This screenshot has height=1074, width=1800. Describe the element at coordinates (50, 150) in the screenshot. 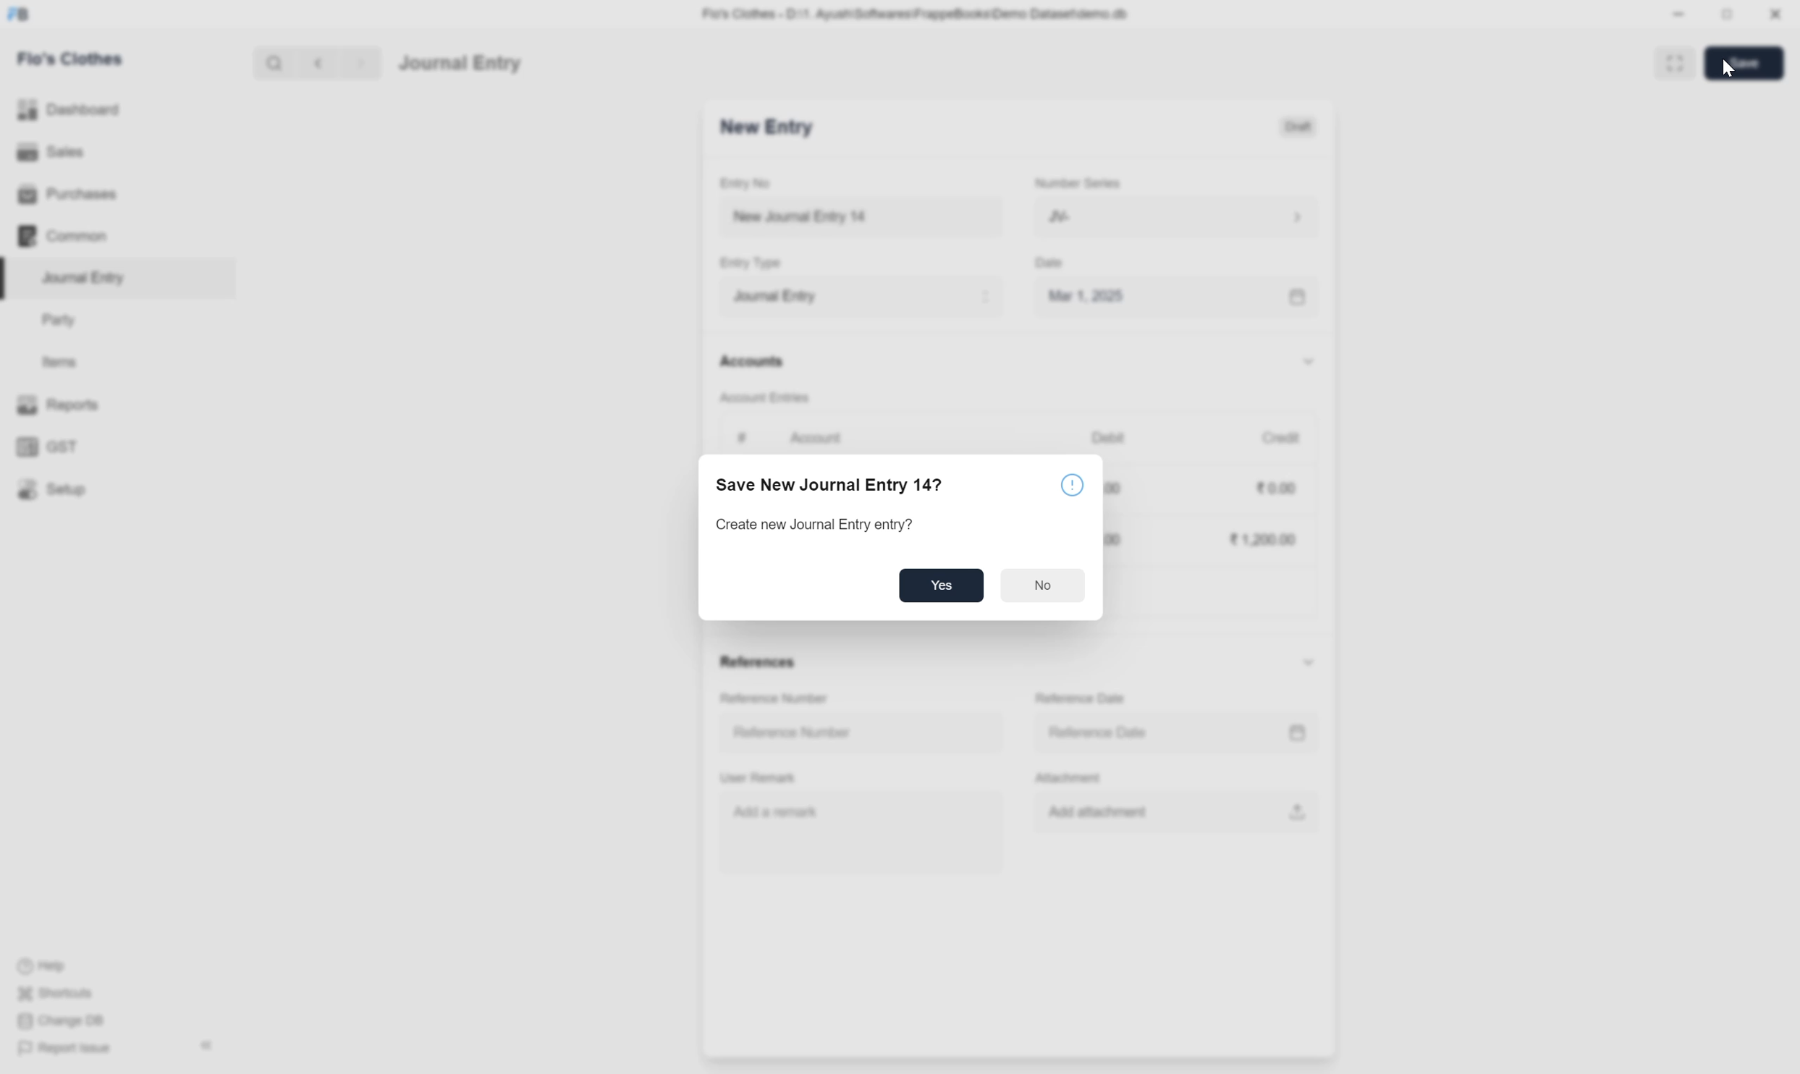

I see `Sales` at that location.